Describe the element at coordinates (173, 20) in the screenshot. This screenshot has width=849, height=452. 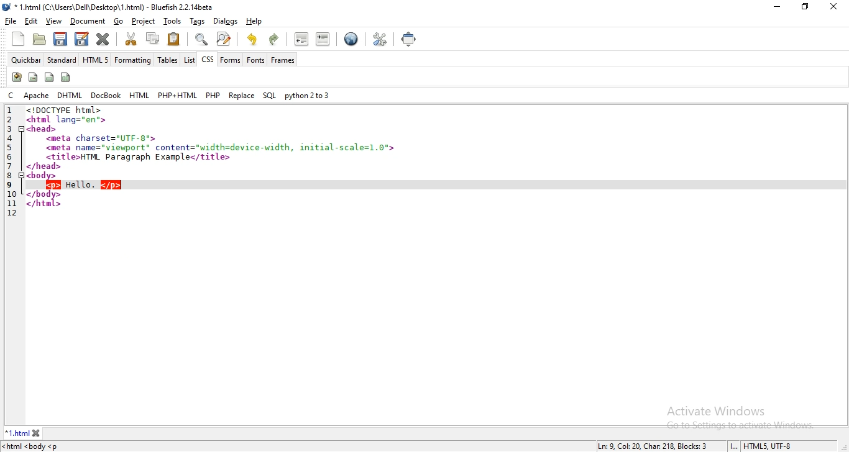
I see `tools` at that location.